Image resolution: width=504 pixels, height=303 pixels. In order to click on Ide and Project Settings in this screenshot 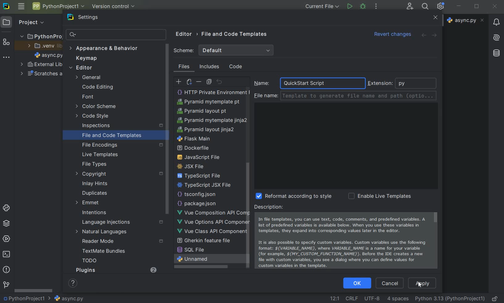, I will do `click(442, 7)`.